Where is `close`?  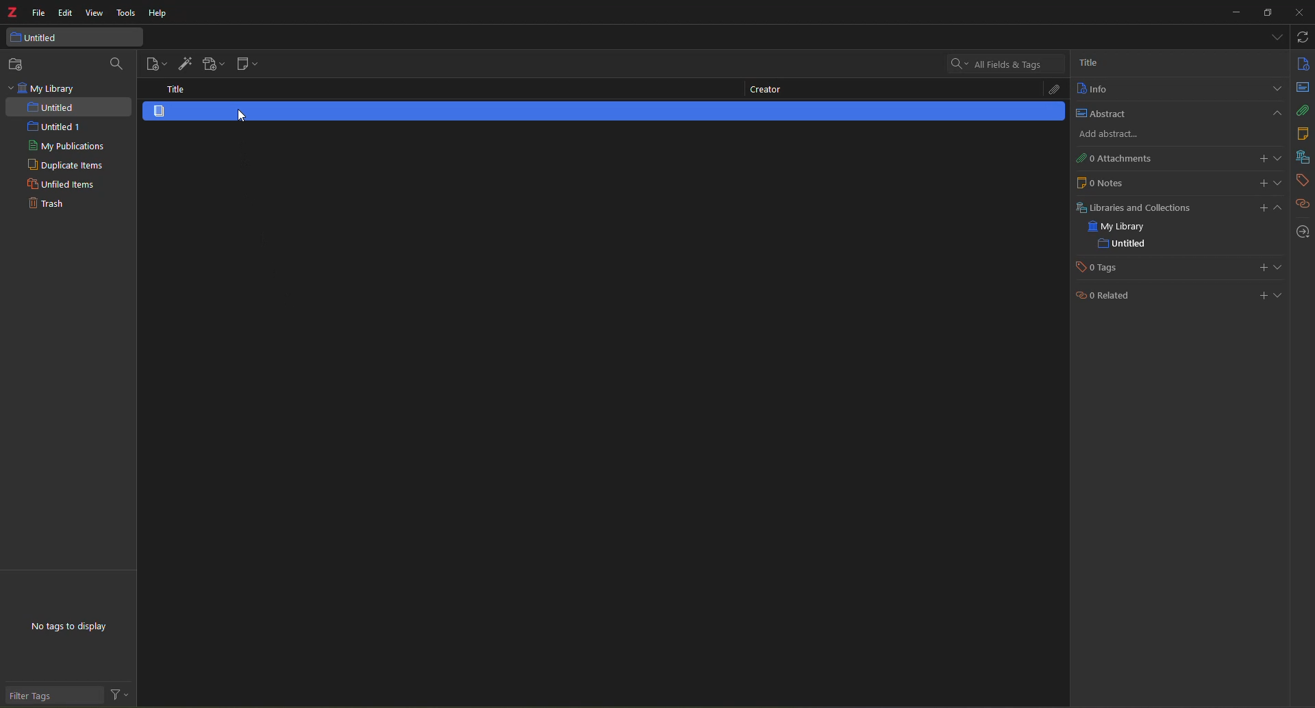
close is located at coordinates (1275, 113).